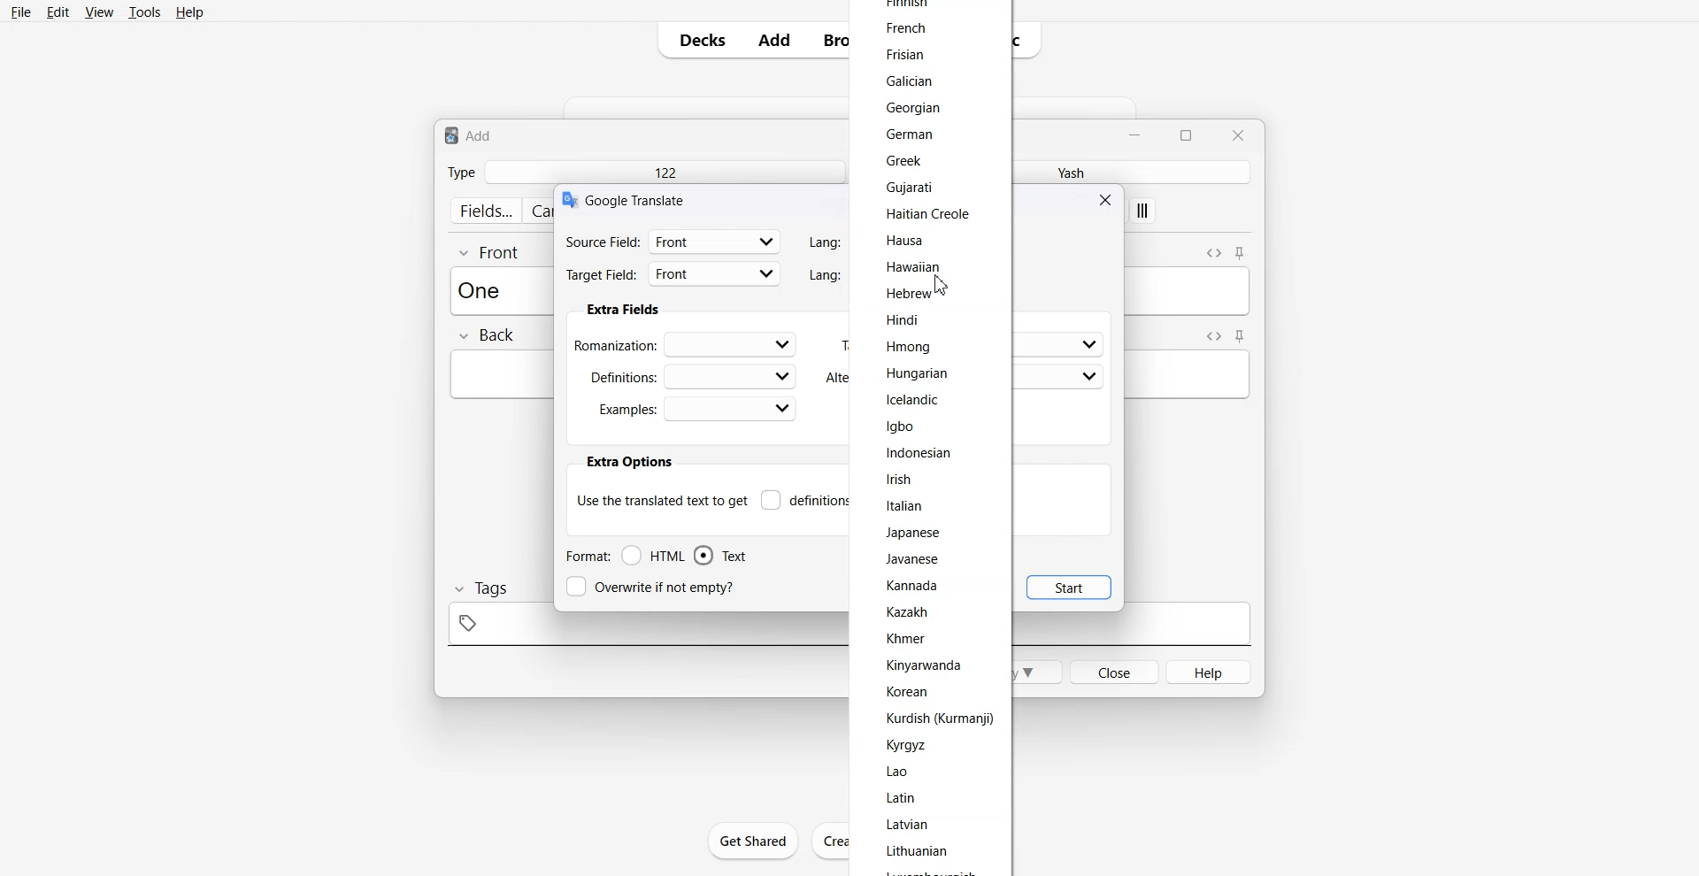  I want to click on Back, so click(486, 336).